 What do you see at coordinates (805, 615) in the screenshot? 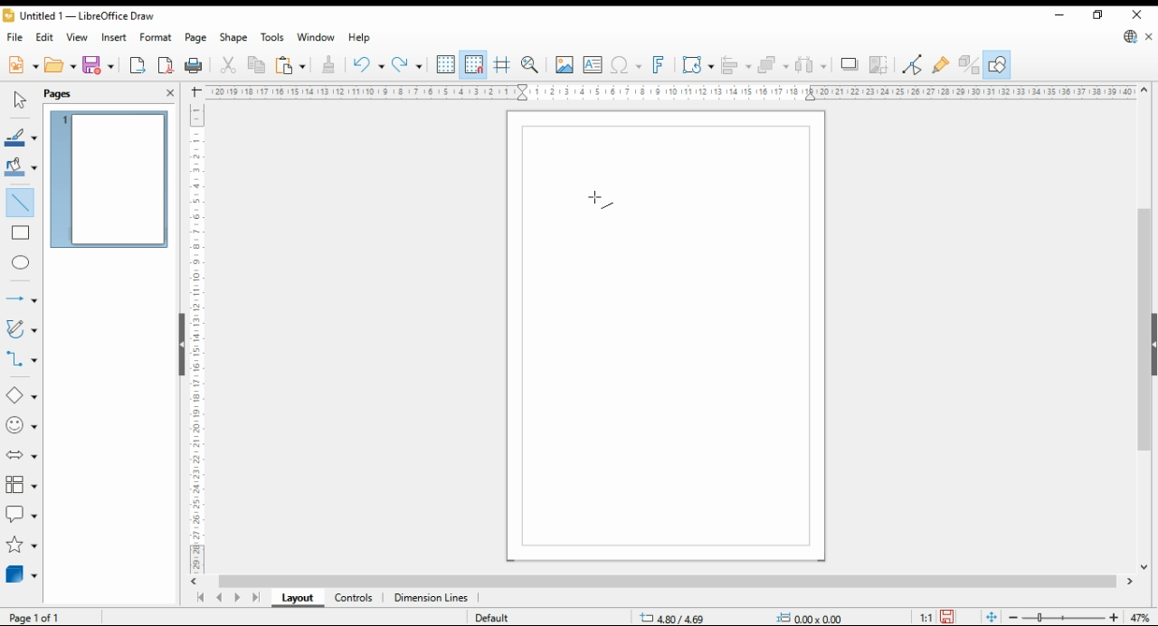
I see `` at bounding box center [805, 615].